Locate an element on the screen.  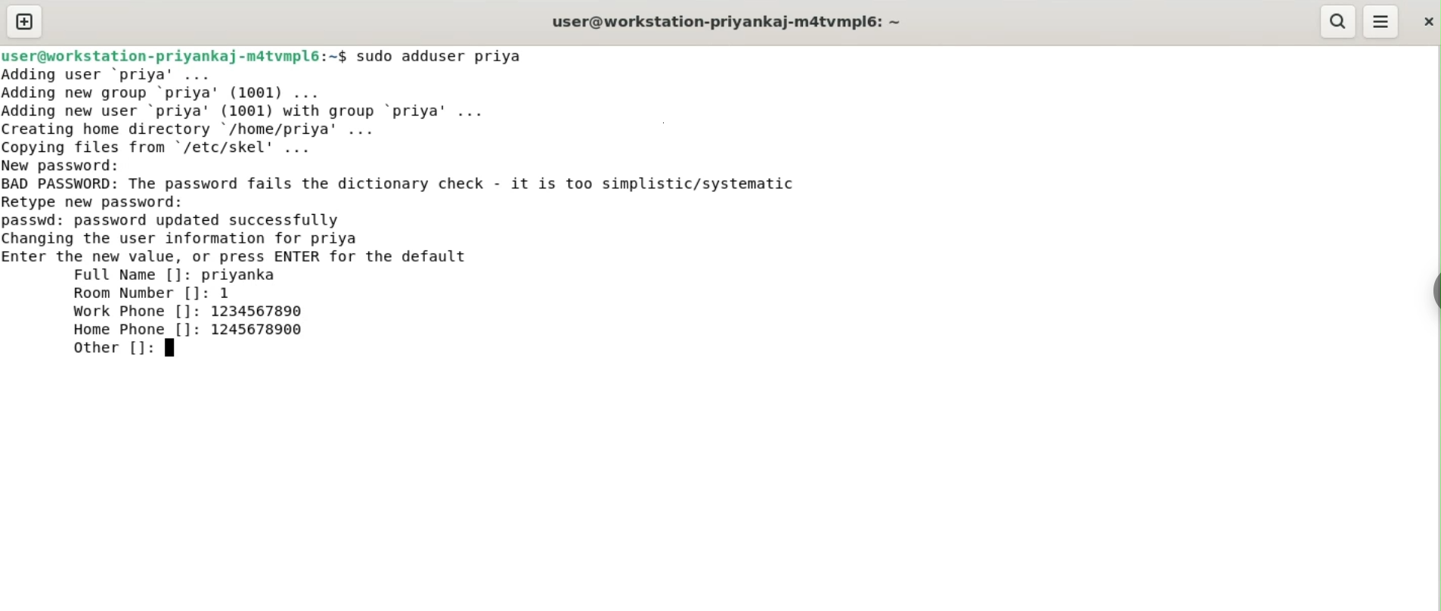
1234567890 is located at coordinates (267, 312).